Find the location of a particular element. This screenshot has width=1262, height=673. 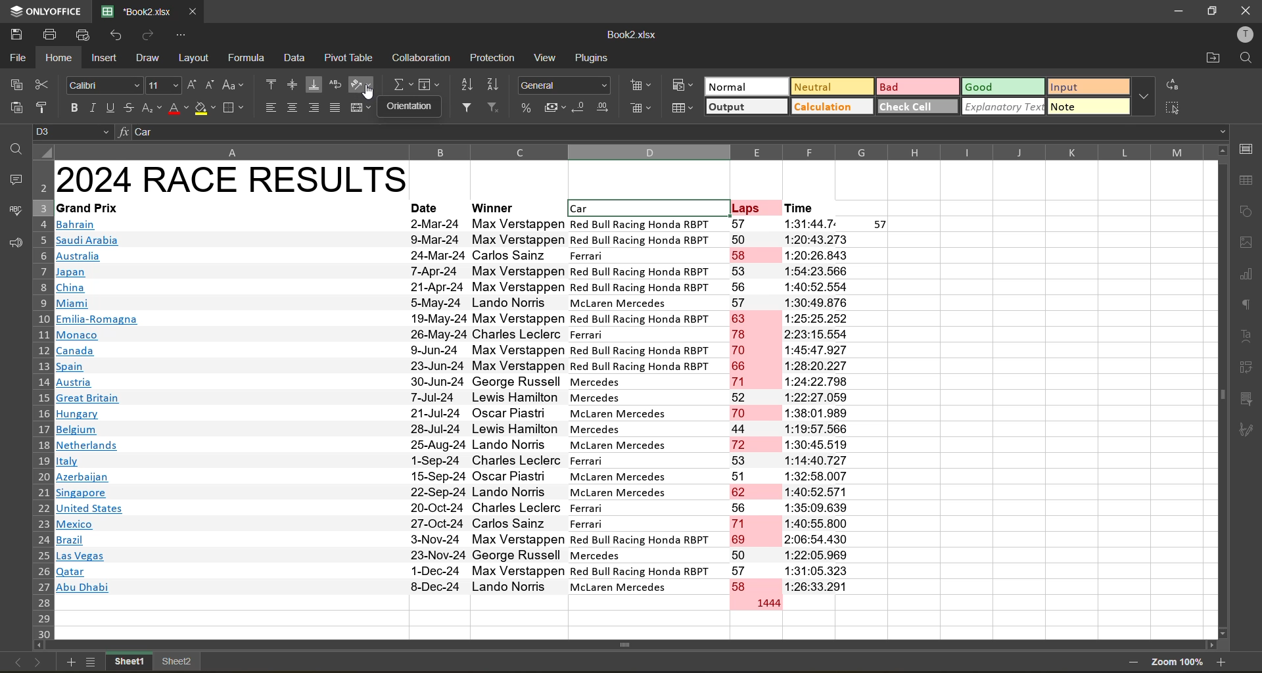

data is located at coordinates (297, 58).